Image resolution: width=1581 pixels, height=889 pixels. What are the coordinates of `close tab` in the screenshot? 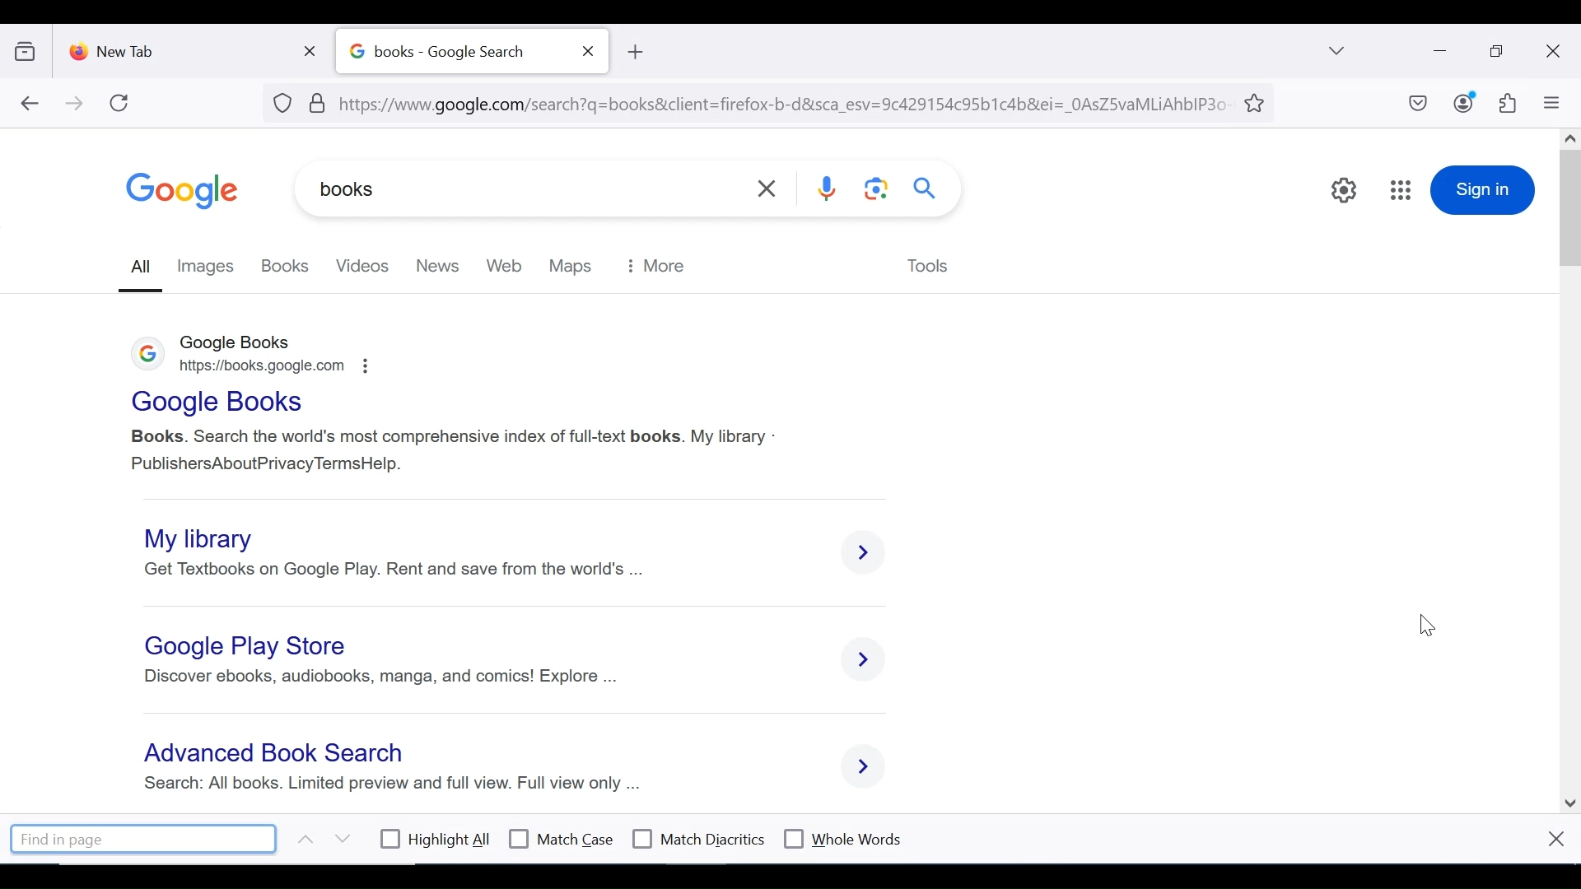 It's located at (314, 48).